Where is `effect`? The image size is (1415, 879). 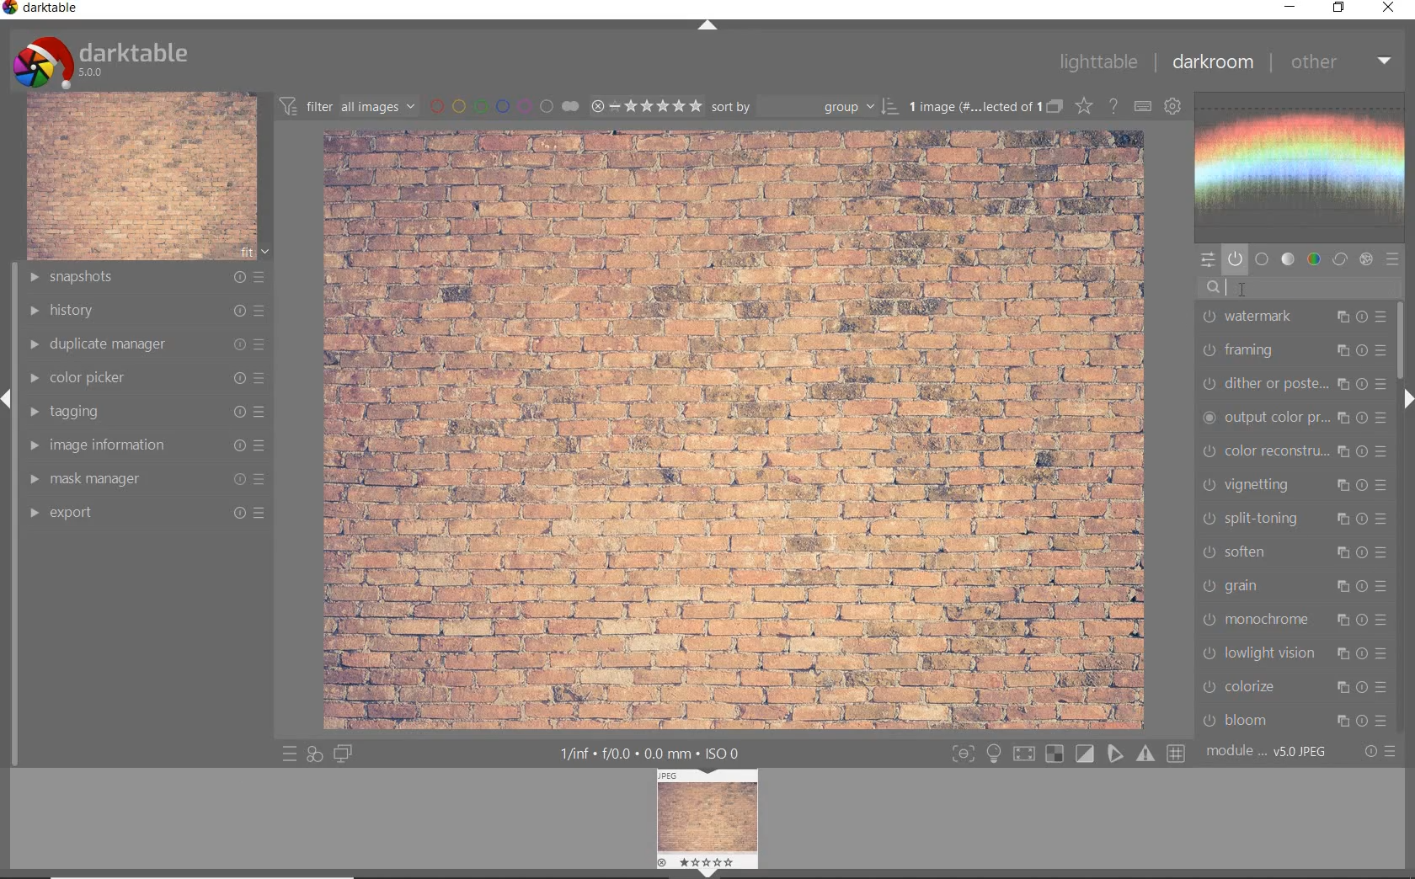
effect is located at coordinates (1366, 258).